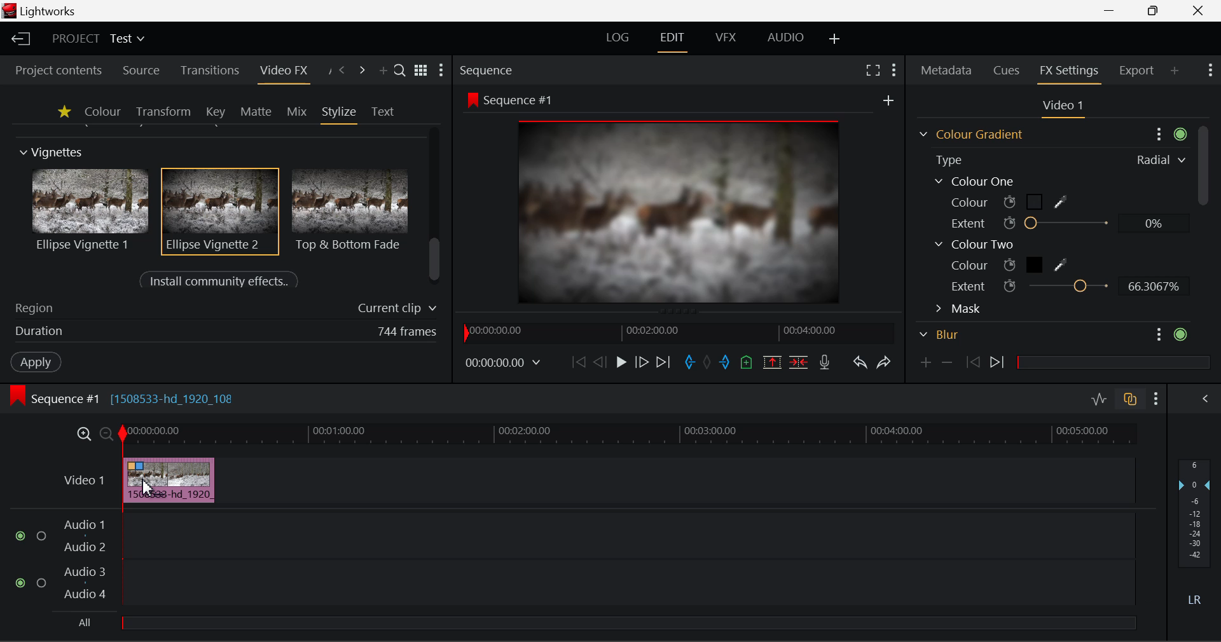 This screenshot has height=642, width=1221. I want to click on Text Panel Open, so click(384, 111).